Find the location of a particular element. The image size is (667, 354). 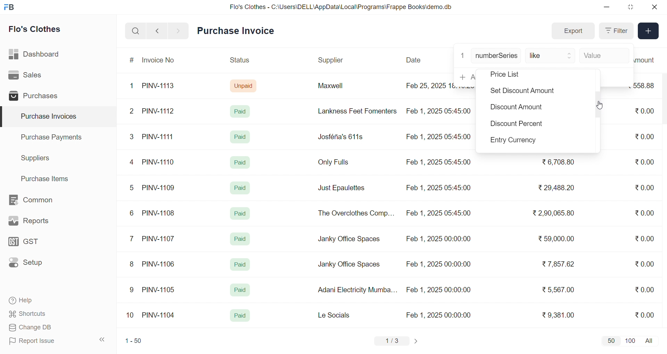

₹0.00 is located at coordinates (641, 188).